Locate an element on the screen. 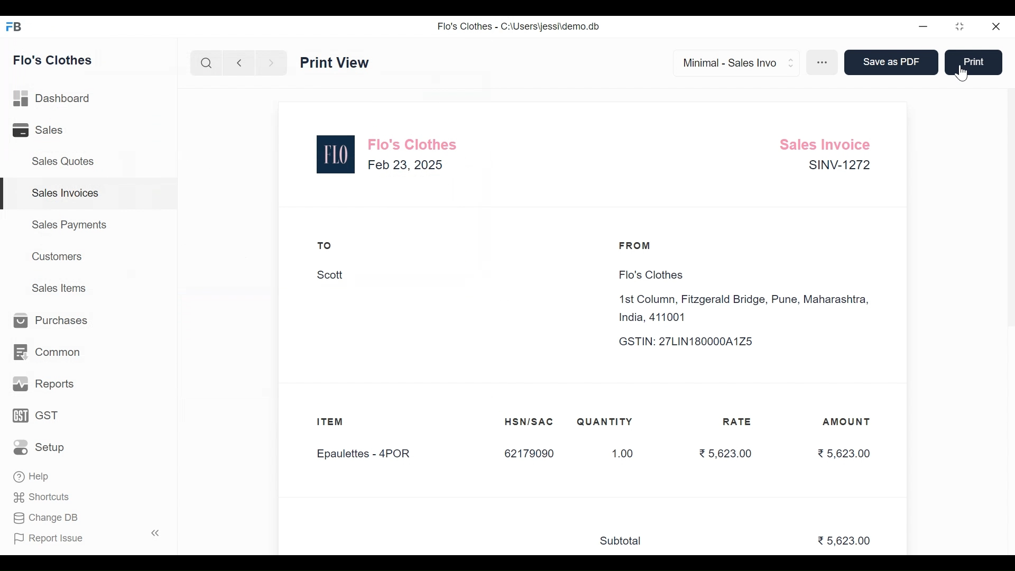 This screenshot has width=1015, height=571. cursor is located at coordinates (965, 72).